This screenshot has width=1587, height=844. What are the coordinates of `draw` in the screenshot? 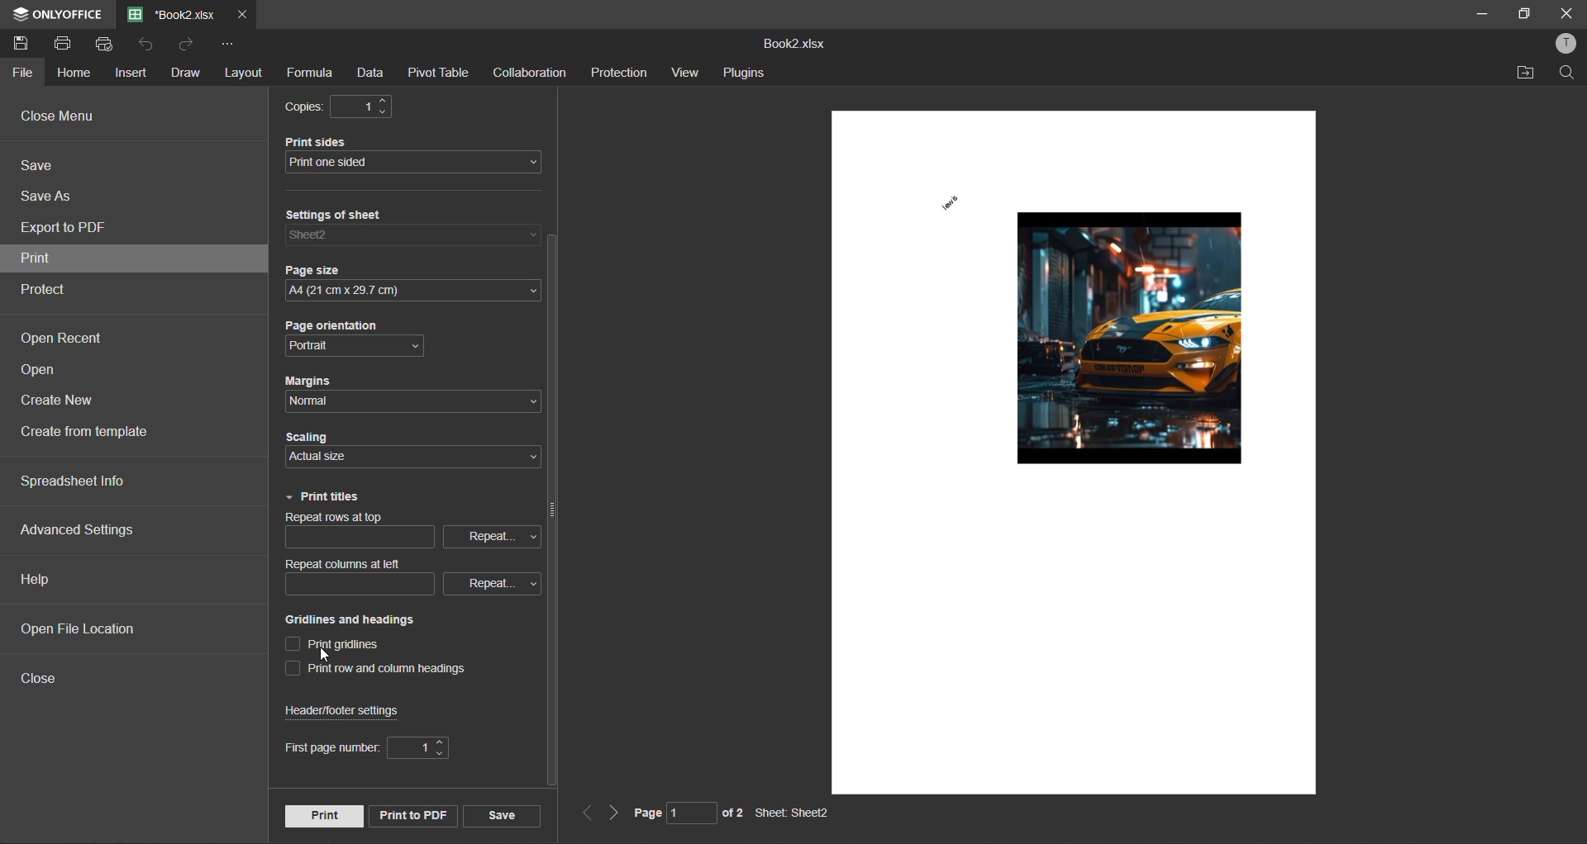 It's located at (183, 77).